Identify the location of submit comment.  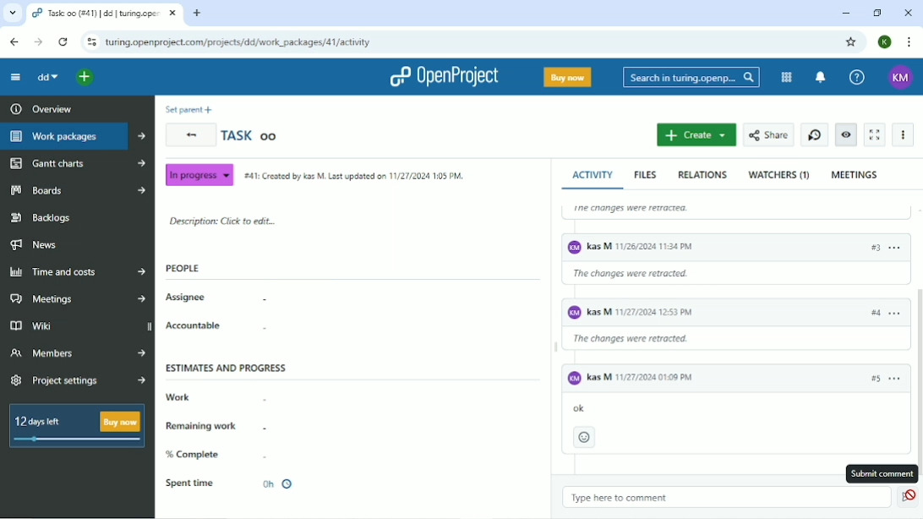
(904, 498).